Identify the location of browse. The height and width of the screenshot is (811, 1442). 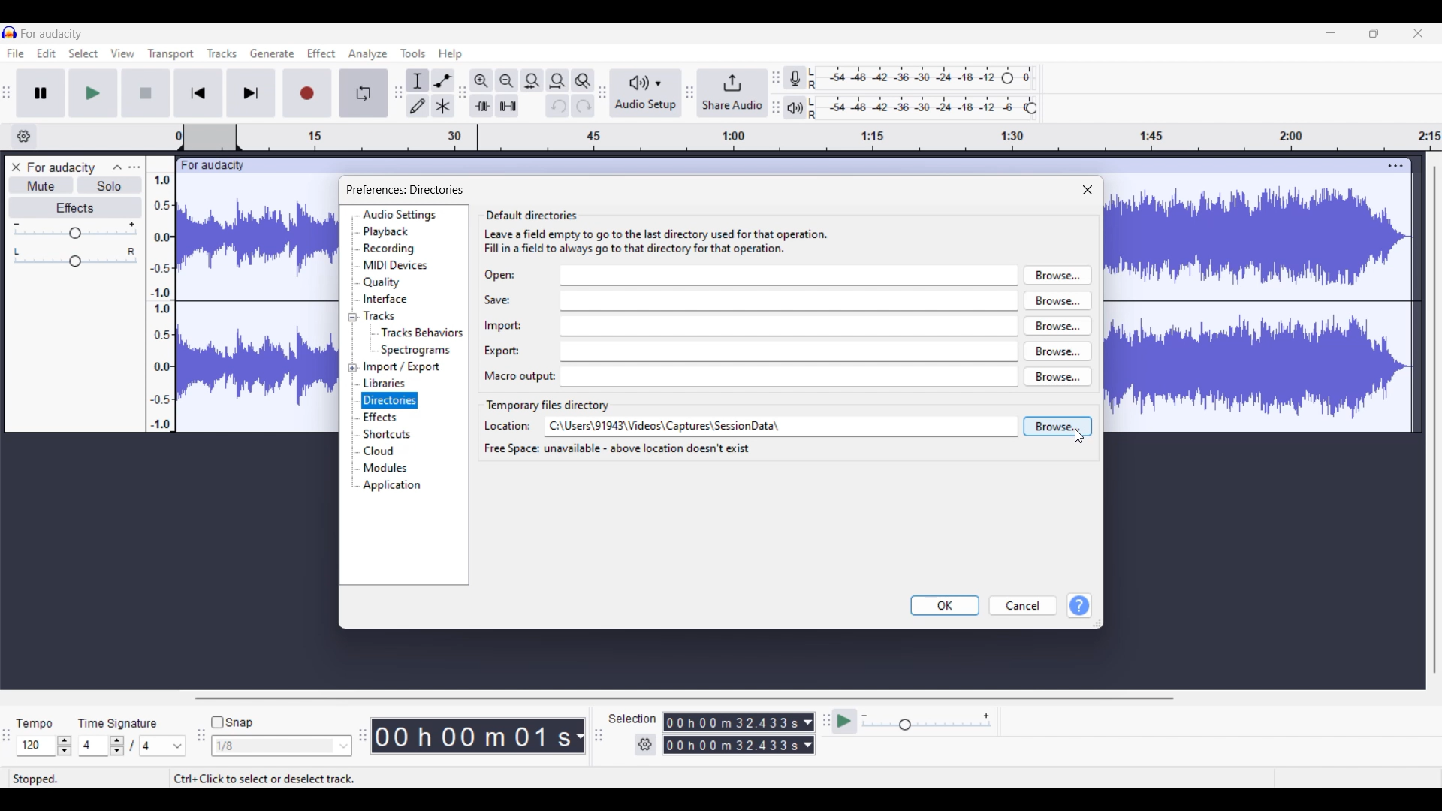
(1057, 325).